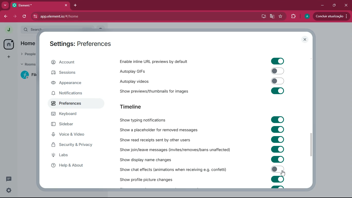 This screenshot has width=352, height=198. I want to click on voice & video, so click(72, 135).